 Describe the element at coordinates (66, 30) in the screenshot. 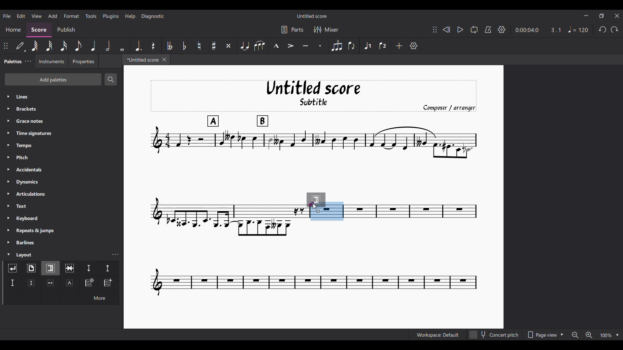

I see `Publish section` at that location.